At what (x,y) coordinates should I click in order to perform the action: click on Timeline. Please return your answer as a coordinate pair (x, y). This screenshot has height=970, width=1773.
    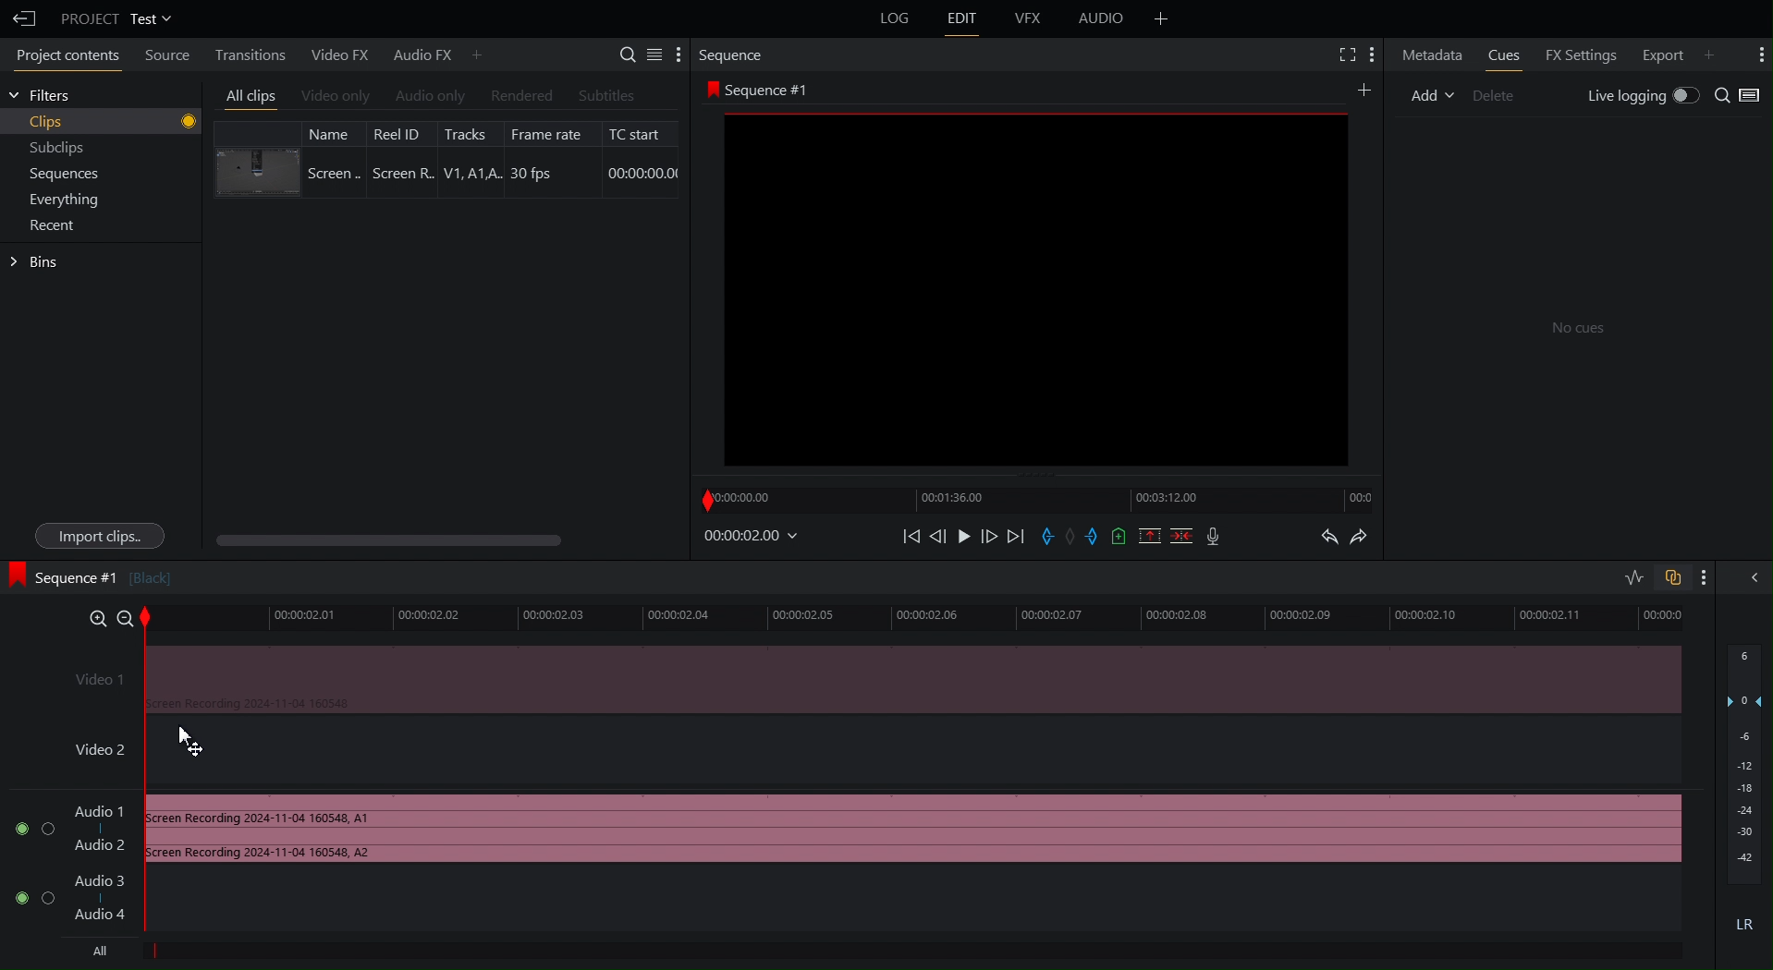
    Looking at the image, I should click on (1037, 503).